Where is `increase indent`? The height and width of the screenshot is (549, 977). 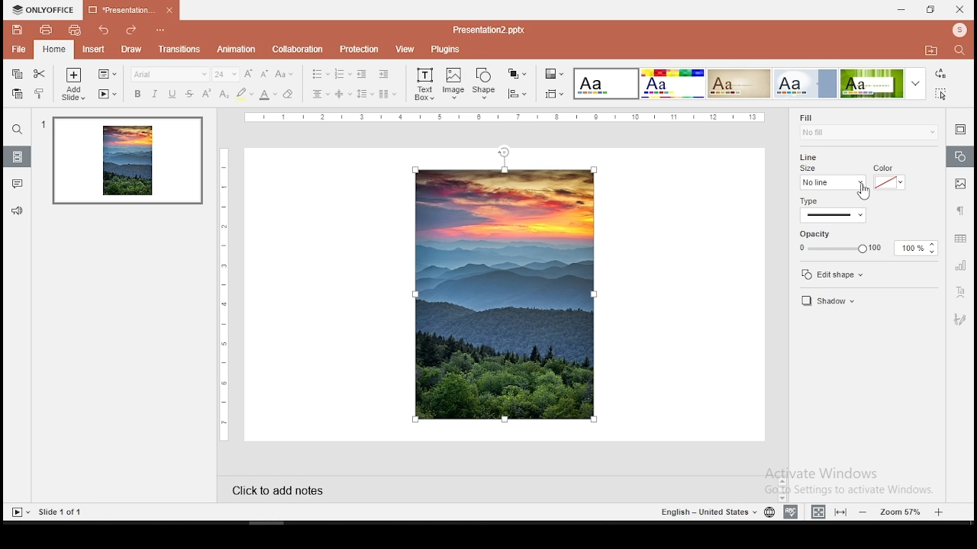
increase indent is located at coordinates (383, 73).